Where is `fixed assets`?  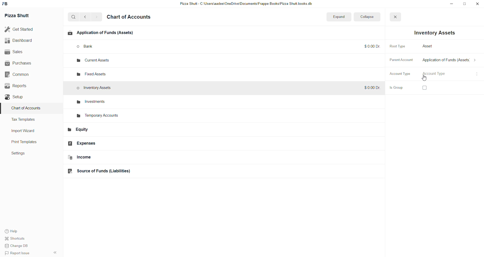 fixed assets is located at coordinates (93, 73).